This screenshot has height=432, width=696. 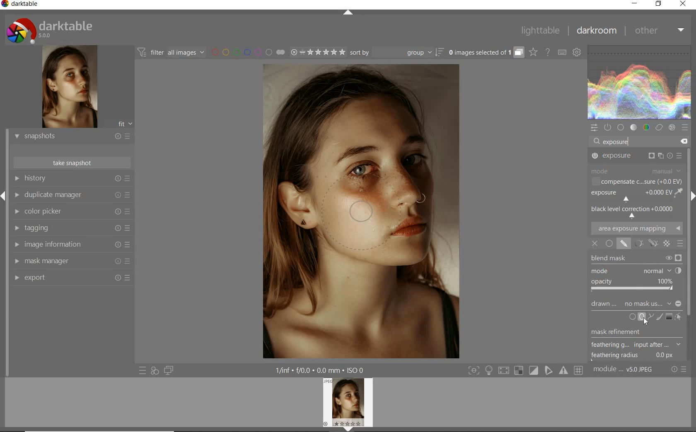 What do you see at coordinates (533, 53) in the screenshot?
I see `change overlays shown on thumbnails` at bounding box center [533, 53].